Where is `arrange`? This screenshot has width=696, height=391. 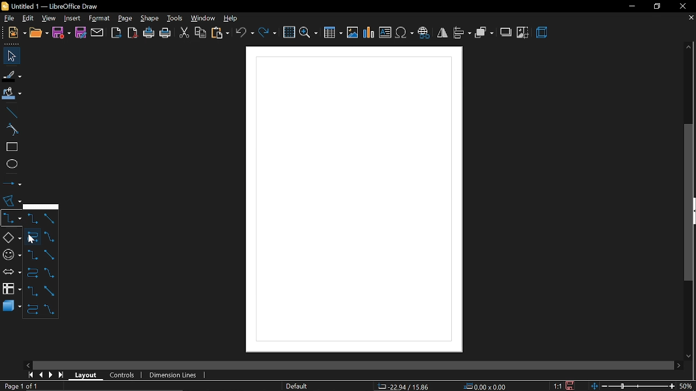 arrange is located at coordinates (484, 33).